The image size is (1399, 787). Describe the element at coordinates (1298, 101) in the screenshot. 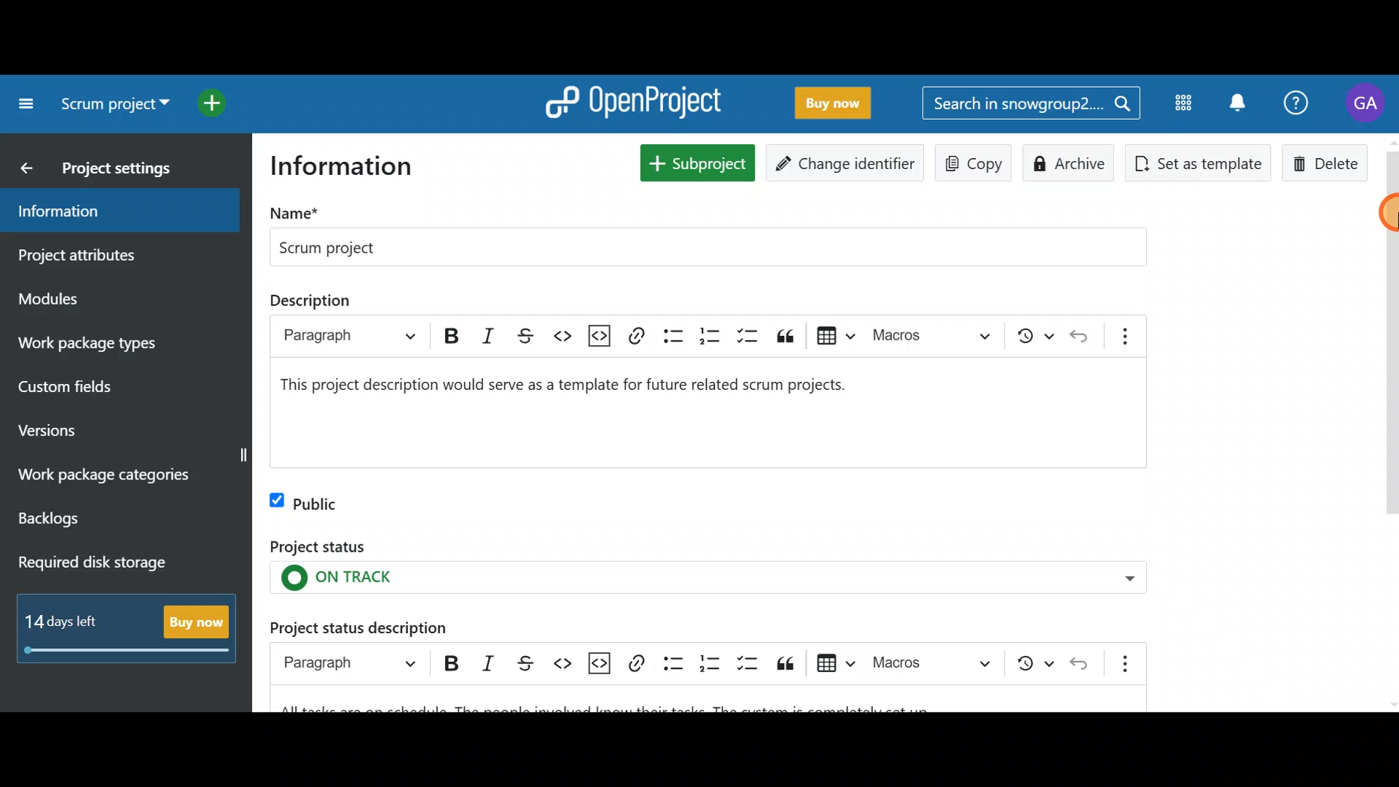

I see `Help` at that location.